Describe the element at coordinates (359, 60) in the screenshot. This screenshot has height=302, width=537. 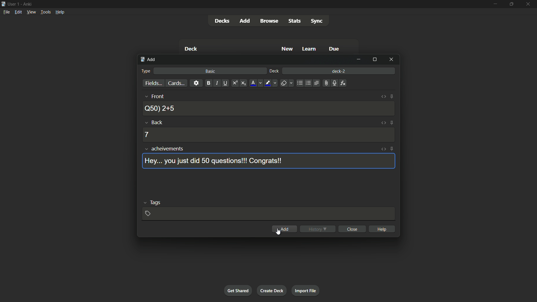
I see `minimize` at that location.